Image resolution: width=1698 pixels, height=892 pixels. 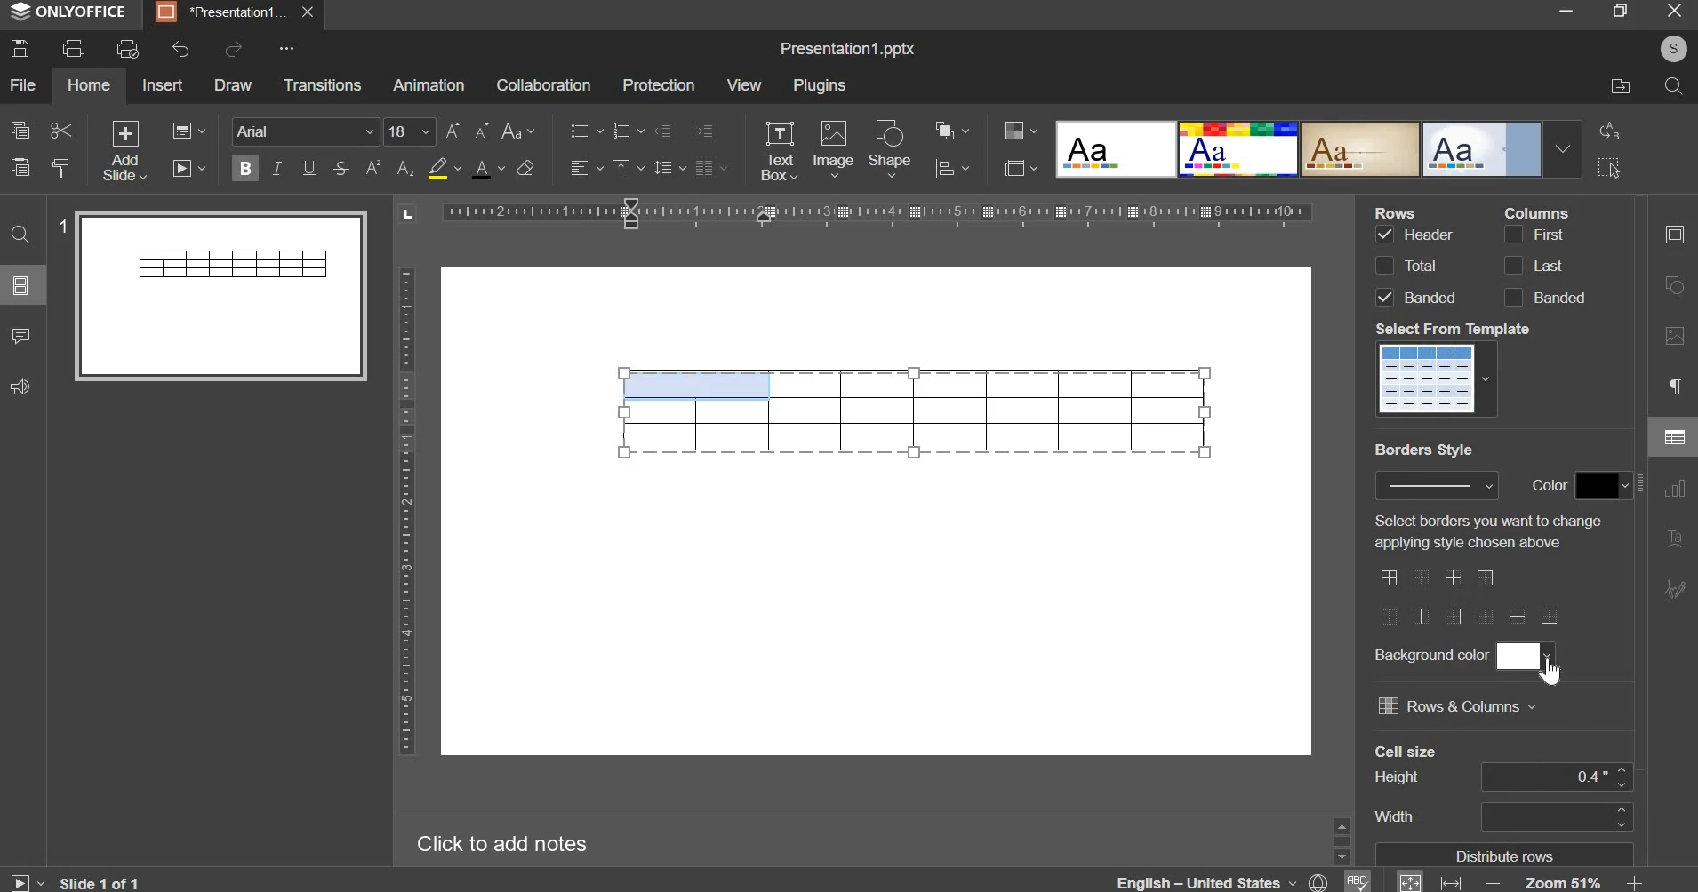 I want to click on Color, so click(x=1551, y=484).